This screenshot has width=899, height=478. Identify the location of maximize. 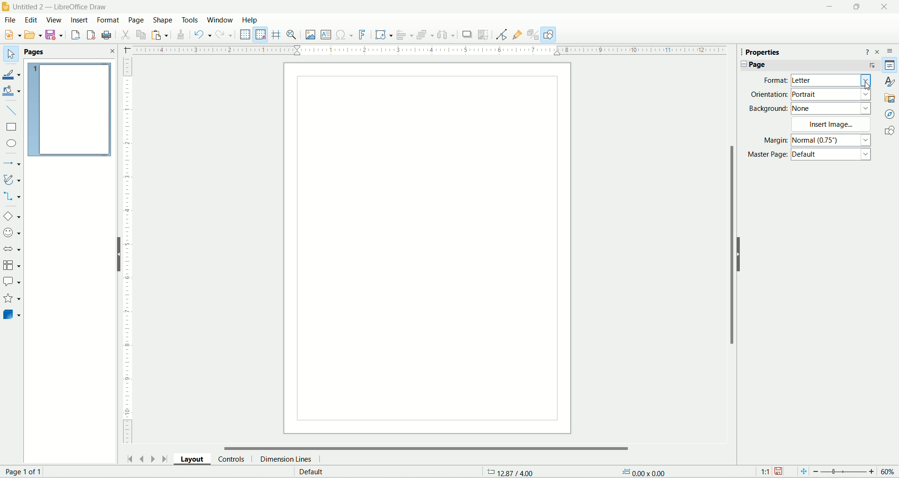
(856, 9).